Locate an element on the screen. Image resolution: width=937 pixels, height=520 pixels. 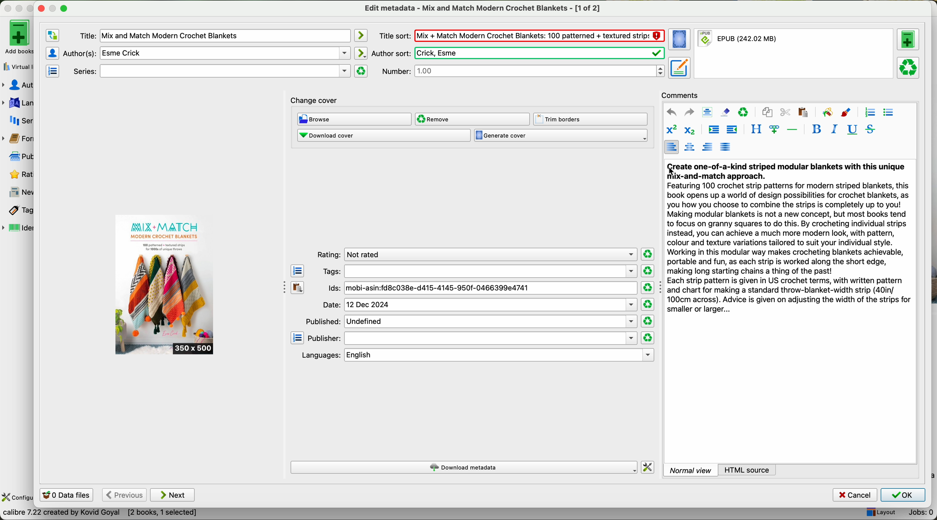
unordered list is located at coordinates (888, 113).